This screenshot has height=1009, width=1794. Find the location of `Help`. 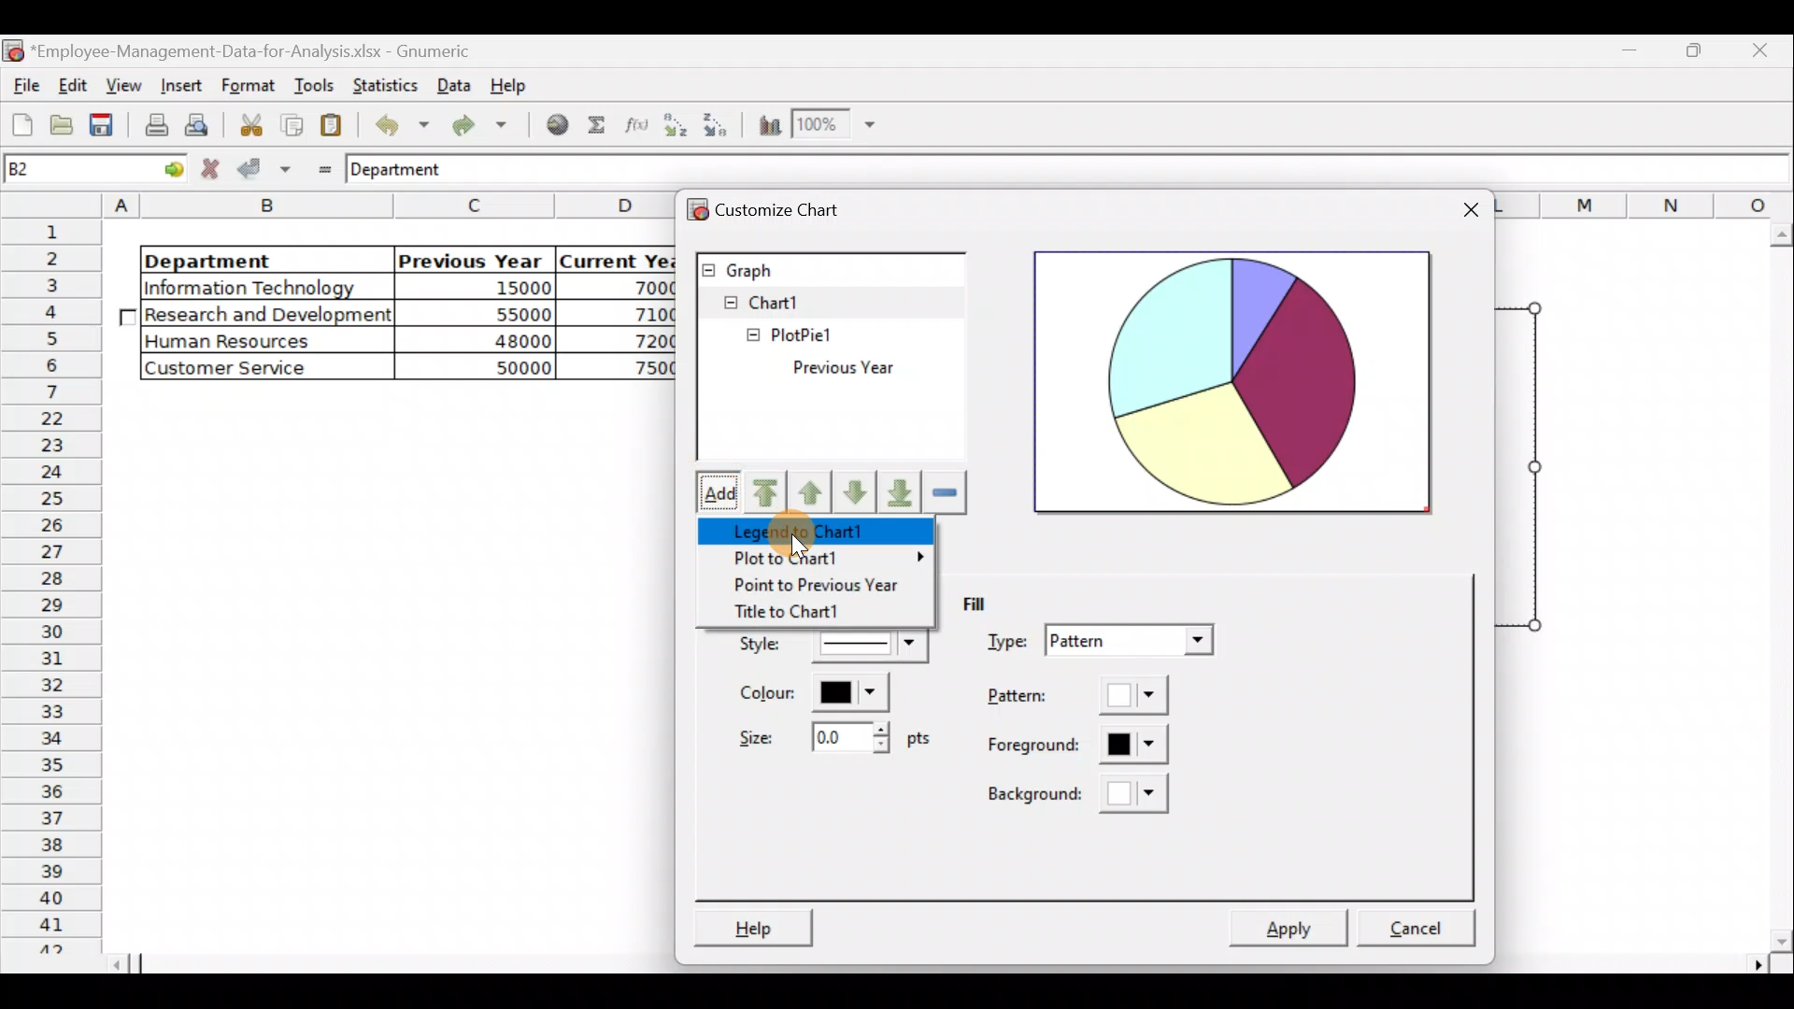

Help is located at coordinates (512, 90).